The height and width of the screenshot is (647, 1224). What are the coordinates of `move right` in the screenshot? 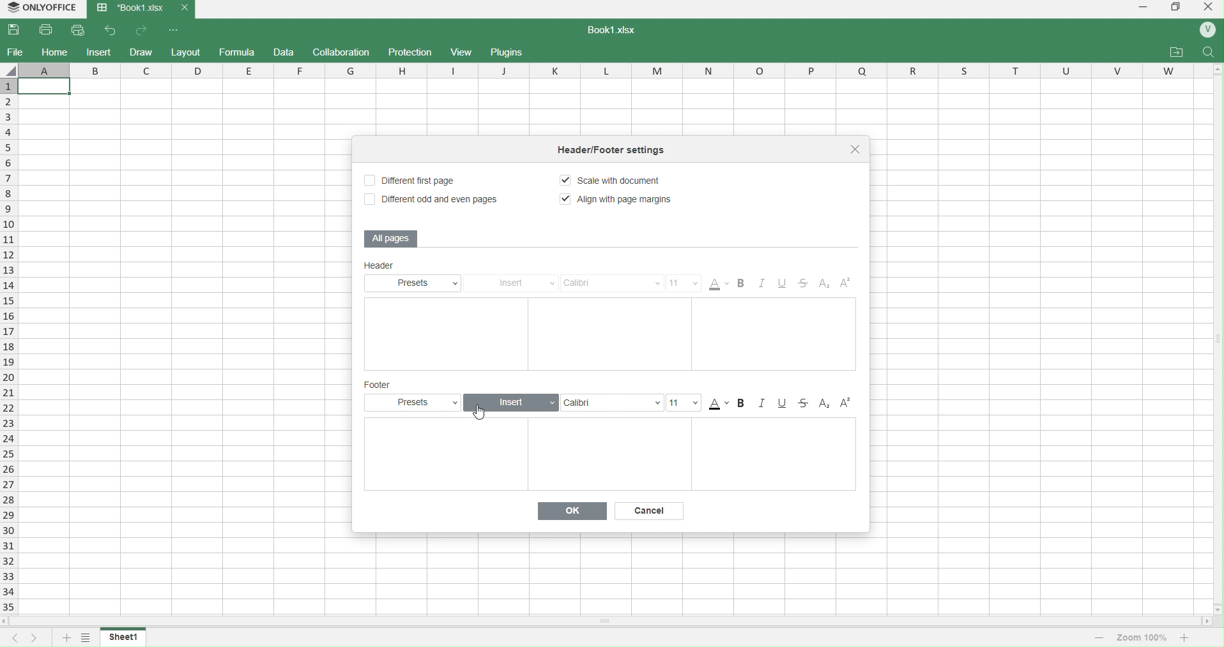 It's located at (1207, 622).